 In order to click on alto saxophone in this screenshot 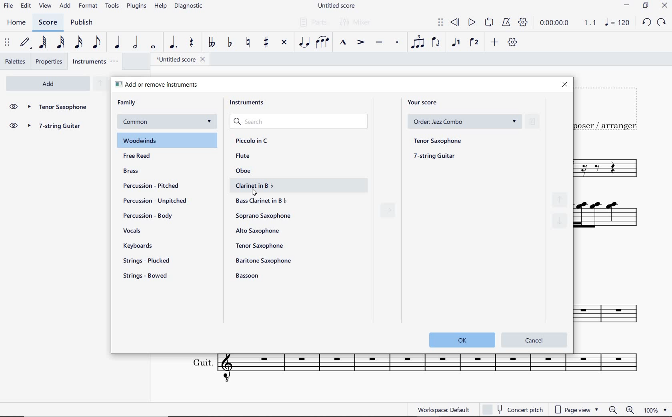, I will do `click(259, 231)`.